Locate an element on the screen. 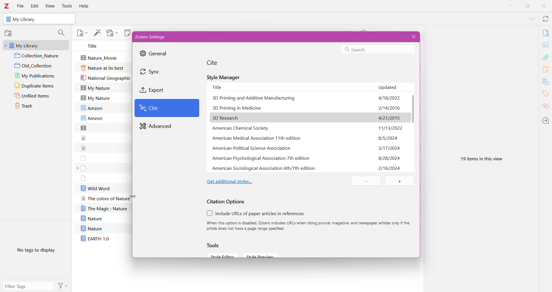 Image resolution: width=552 pixels, height=292 pixels. American Political Science Association is located at coordinates (251, 149).